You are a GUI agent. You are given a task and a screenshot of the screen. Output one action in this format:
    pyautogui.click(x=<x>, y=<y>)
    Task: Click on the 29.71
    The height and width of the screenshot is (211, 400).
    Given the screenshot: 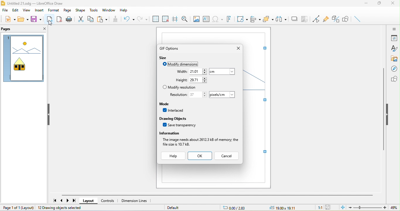 What is the action you would take?
    pyautogui.click(x=198, y=80)
    